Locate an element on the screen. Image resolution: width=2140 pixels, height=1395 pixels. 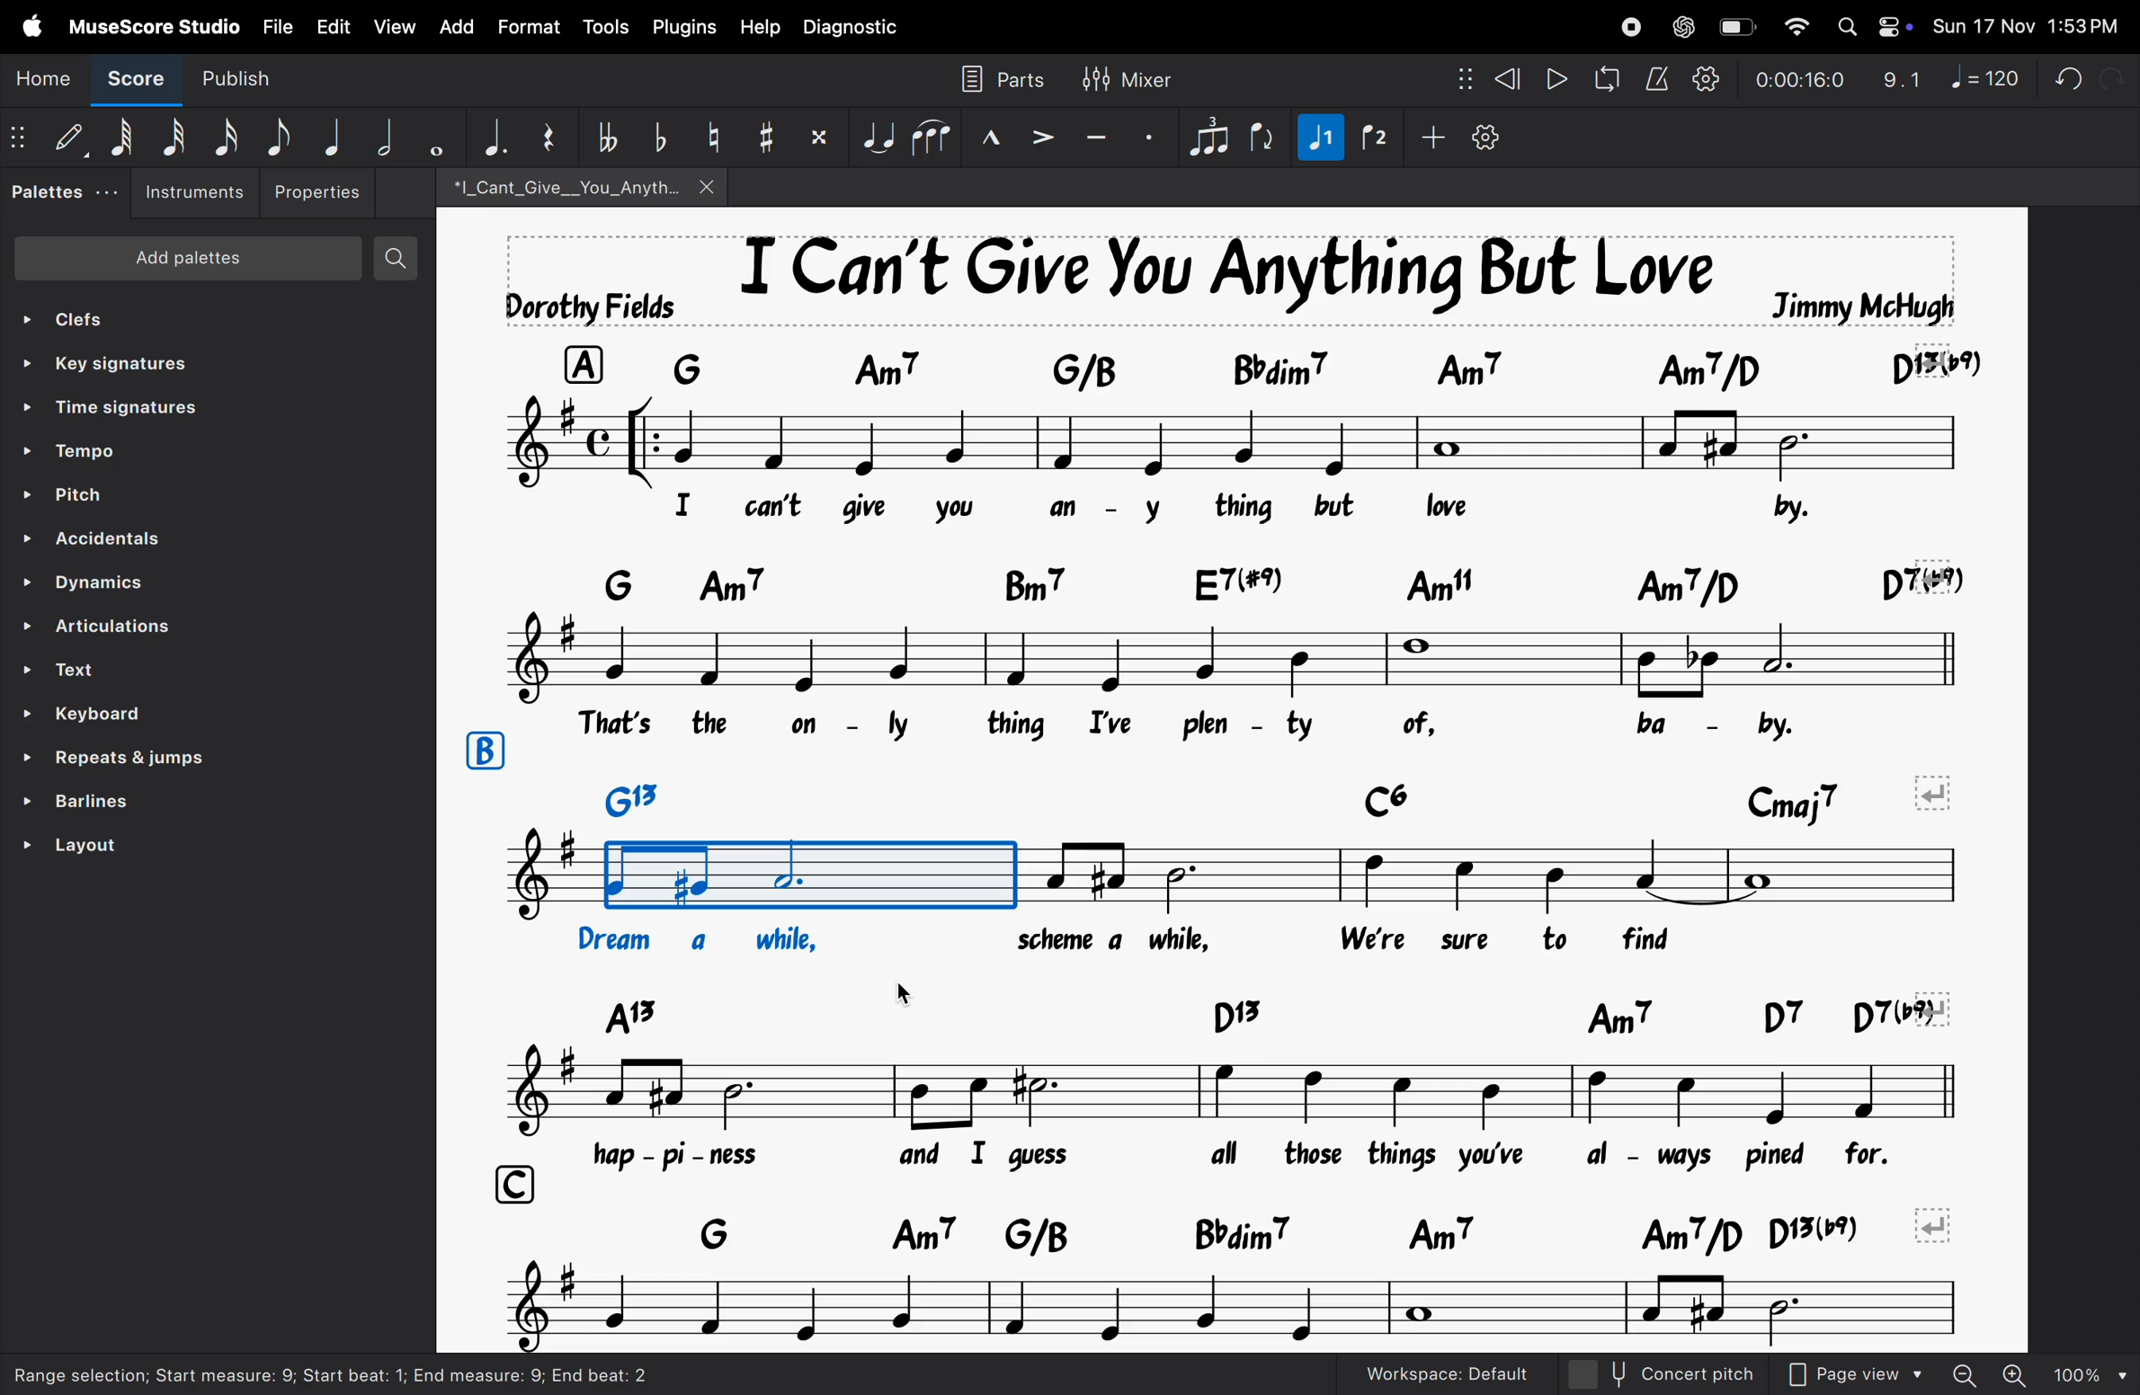
nodes is located at coordinates (1456, 76).